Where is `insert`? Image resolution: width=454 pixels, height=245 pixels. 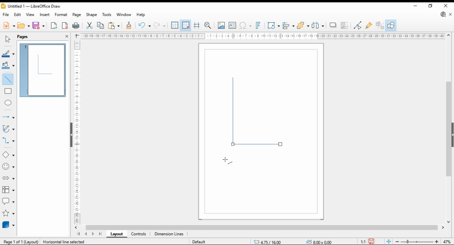 insert is located at coordinates (45, 15).